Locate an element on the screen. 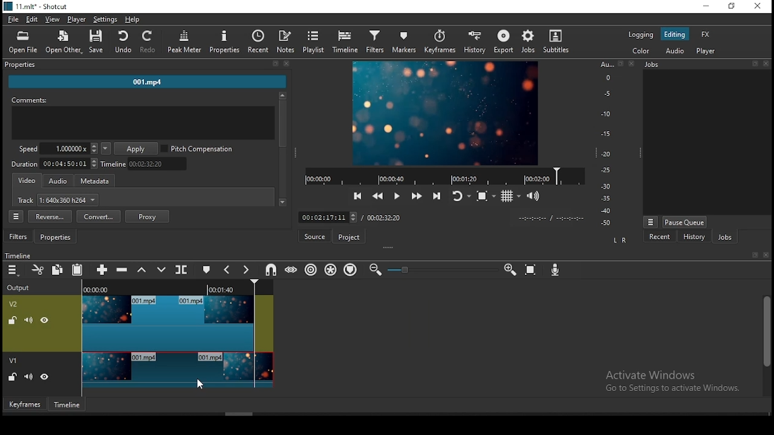 The width and height of the screenshot is (774, 435). cursor is located at coordinates (200, 384).